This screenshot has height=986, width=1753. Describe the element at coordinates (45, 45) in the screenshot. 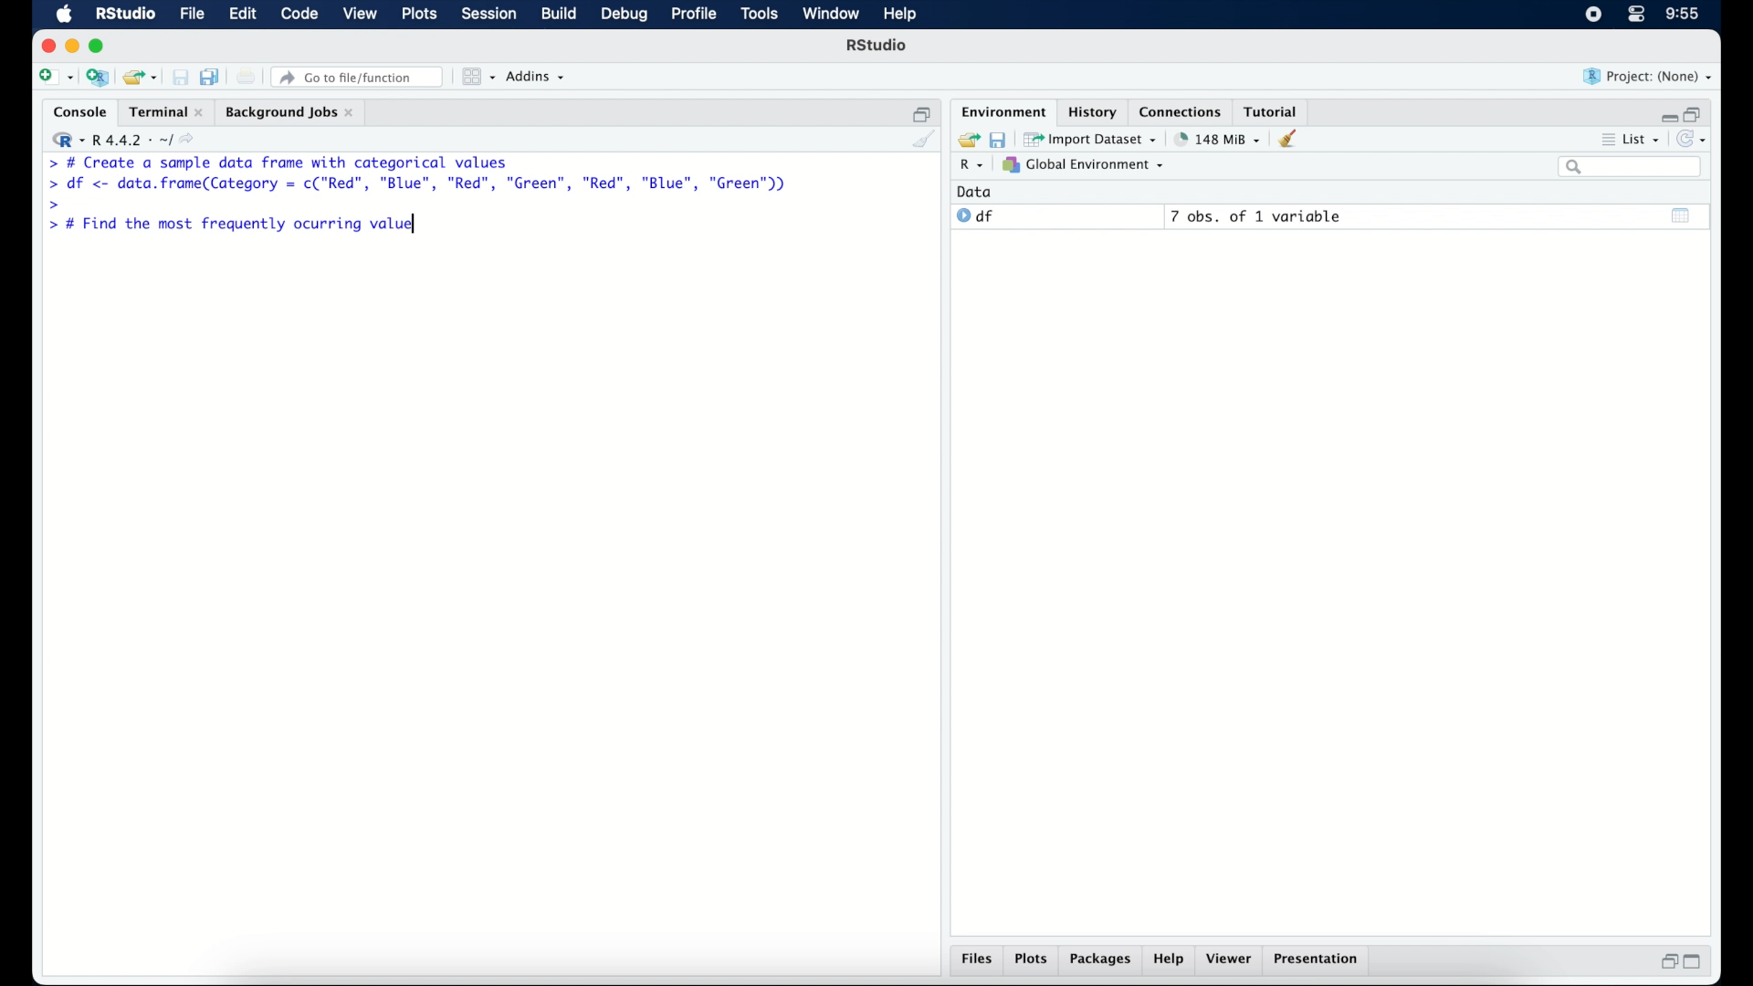

I see `close` at that location.